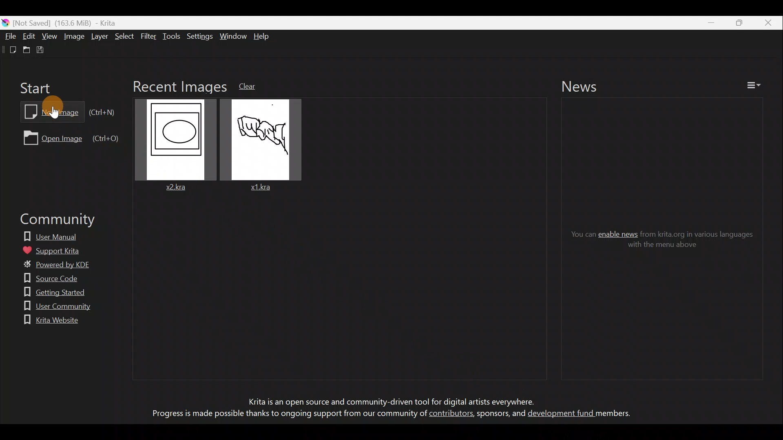  I want to click on Layer, so click(101, 38).